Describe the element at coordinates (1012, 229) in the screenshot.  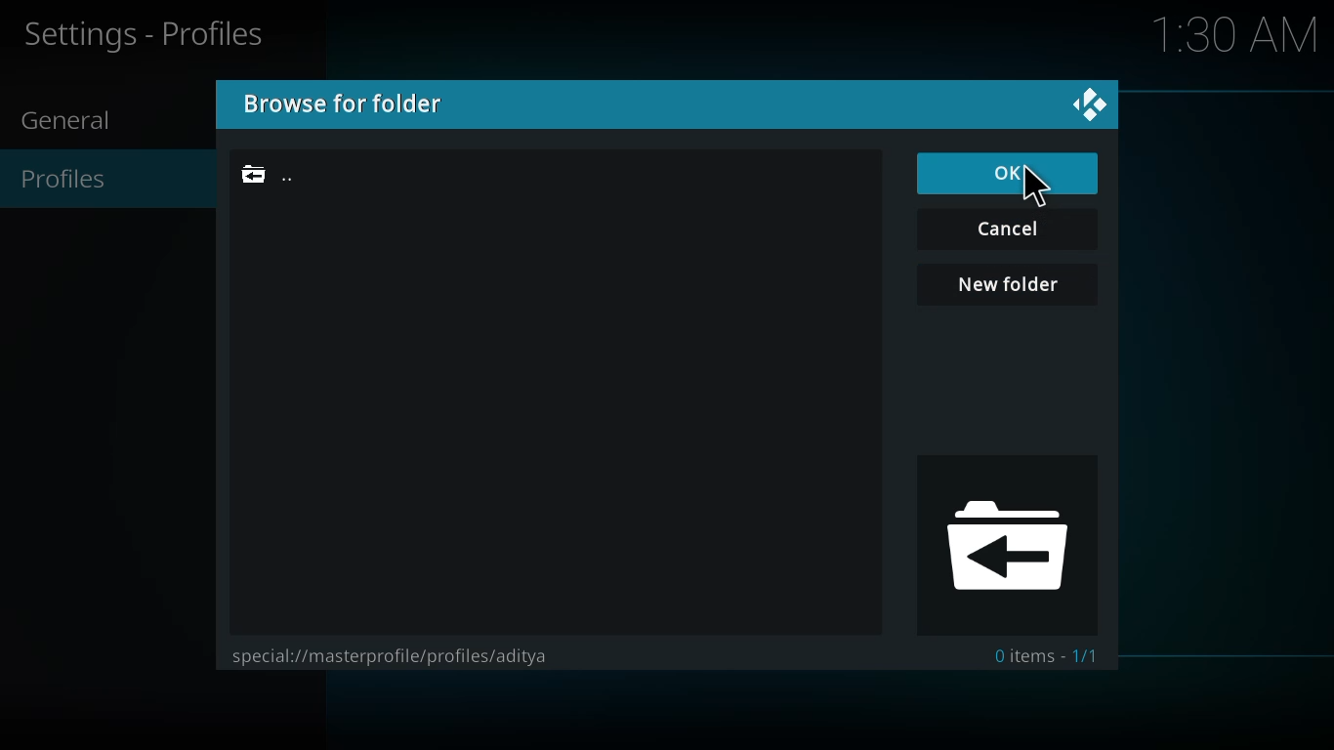
I see `cancel` at that location.